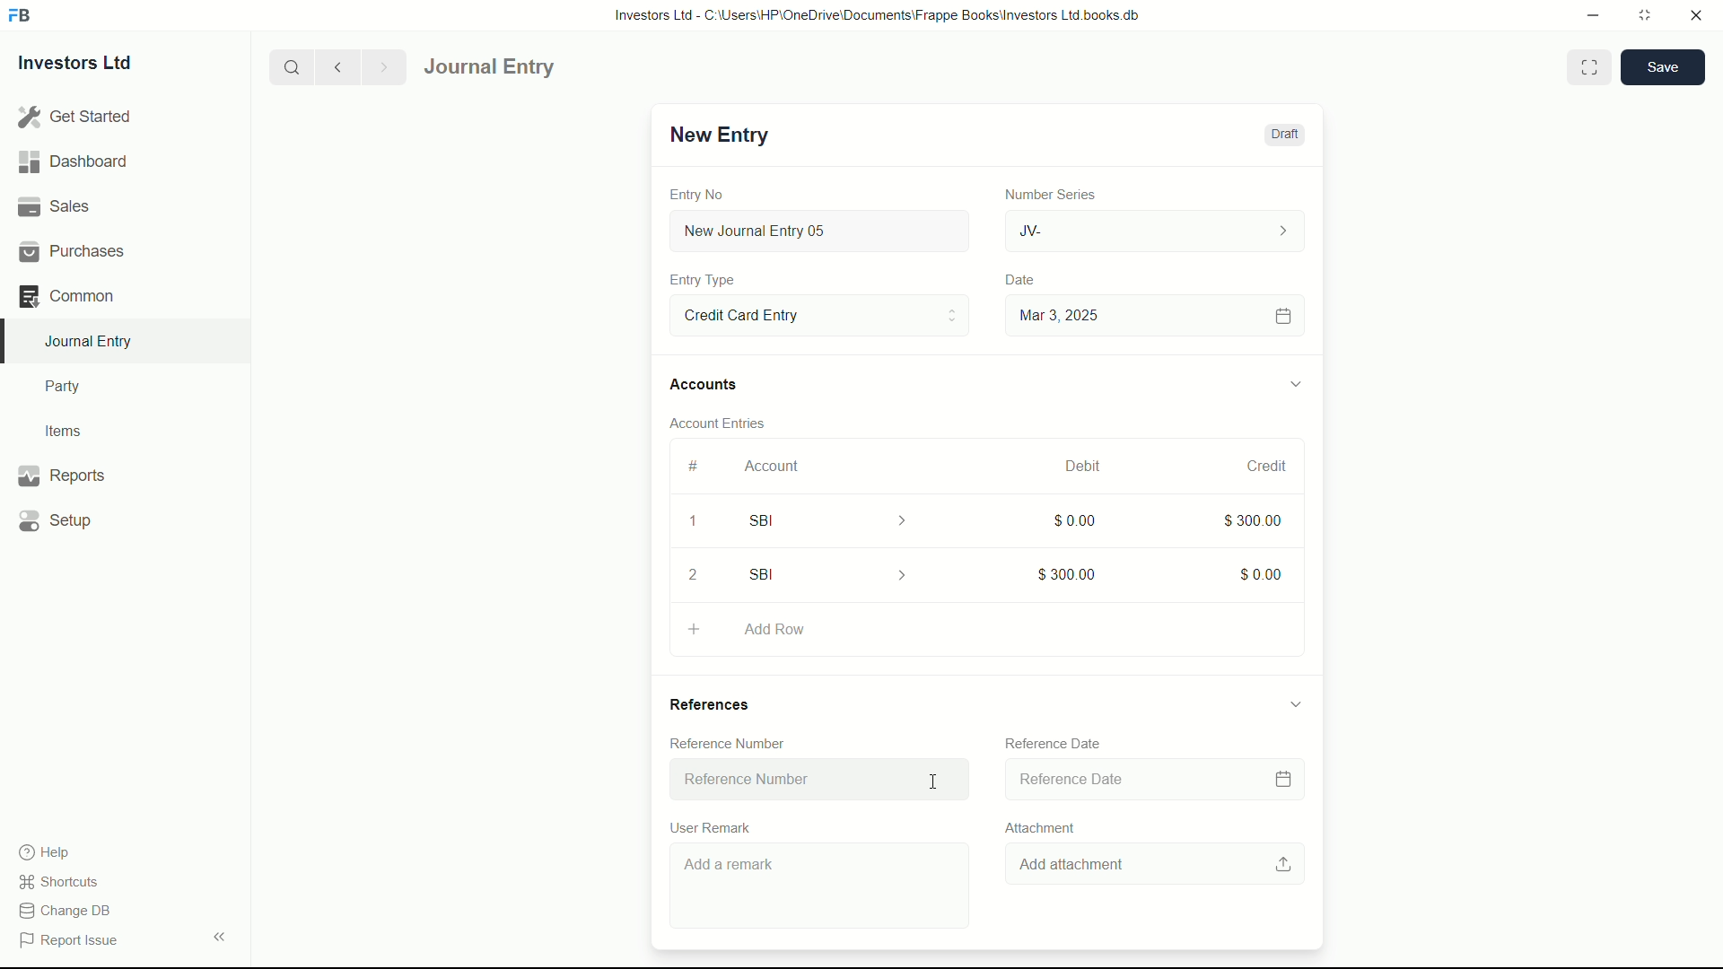 This screenshot has height=969, width=1723. What do you see at coordinates (773, 466) in the screenshot?
I see `Account` at bounding box center [773, 466].